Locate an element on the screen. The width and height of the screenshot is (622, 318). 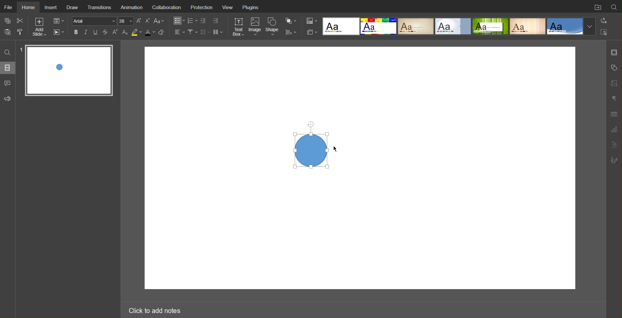
Transitions is located at coordinates (101, 7).